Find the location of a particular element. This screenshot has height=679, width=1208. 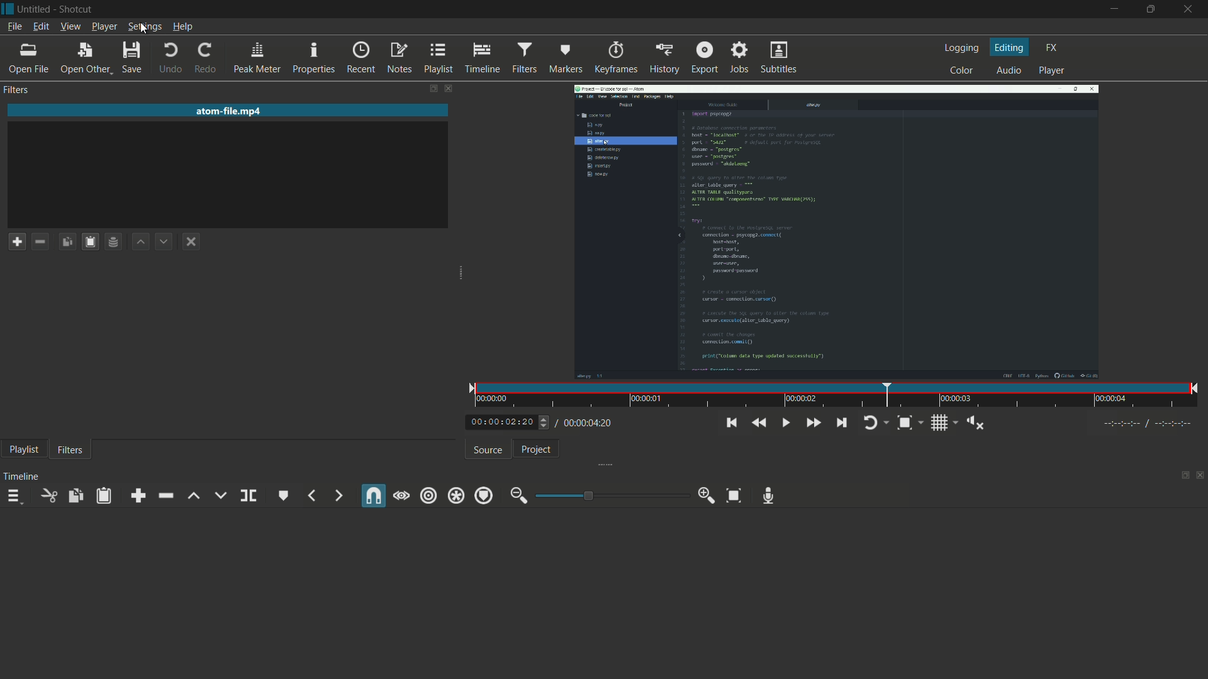

quickly play backward is located at coordinates (760, 423).